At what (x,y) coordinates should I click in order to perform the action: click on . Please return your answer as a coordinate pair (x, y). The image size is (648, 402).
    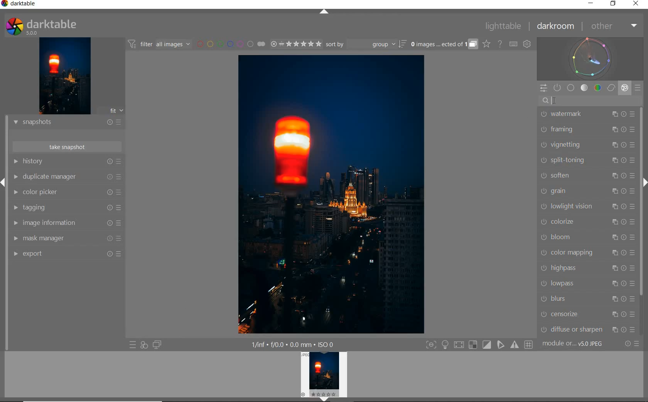
    Looking at the image, I should click on (108, 208).